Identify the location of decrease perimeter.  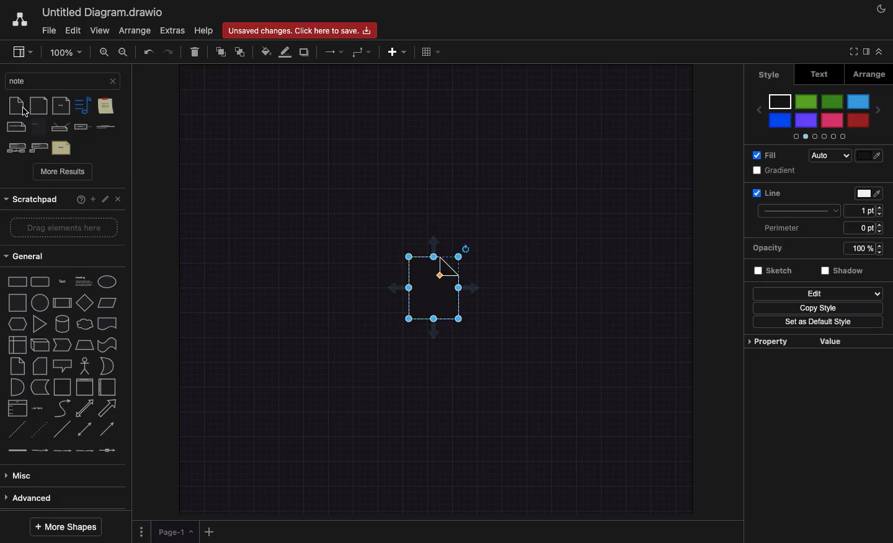
(883, 234).